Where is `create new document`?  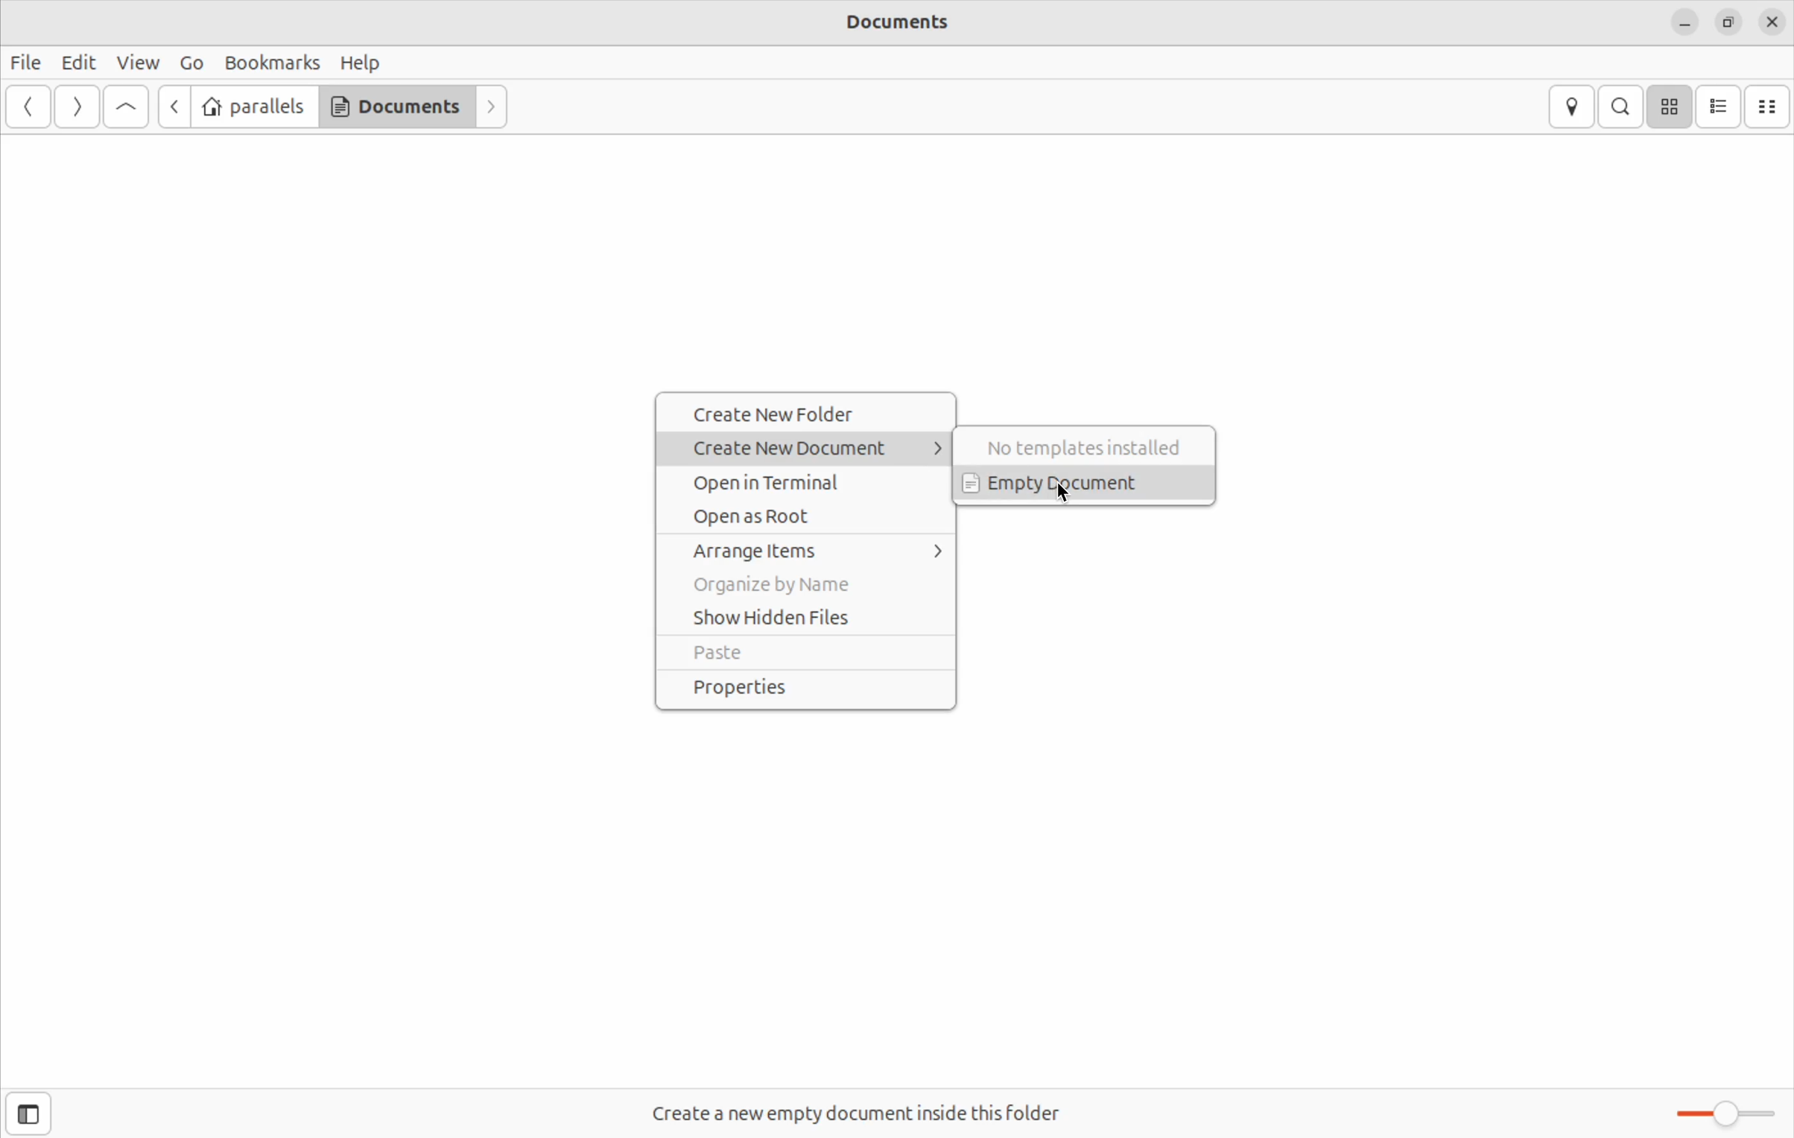
create new document is located at coordinates (814, 446).